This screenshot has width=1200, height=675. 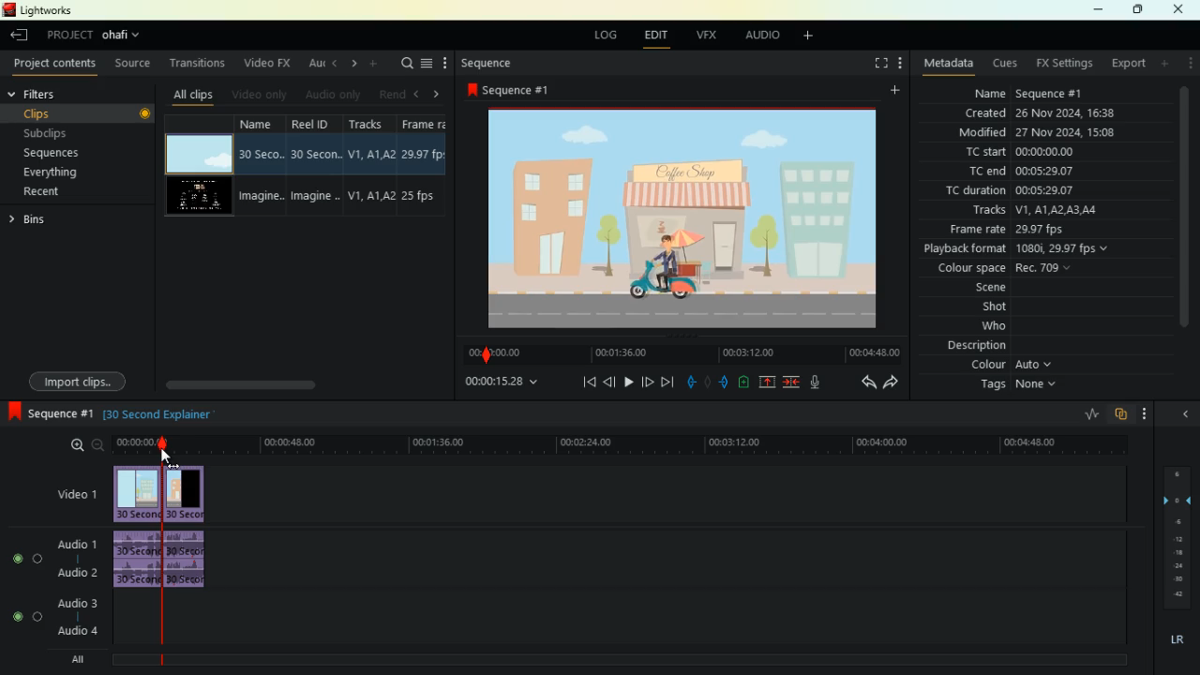 What do you see at coordinates (260, 156) in the screenshot?
I see `30 seco` at bounding box center [260, 156].